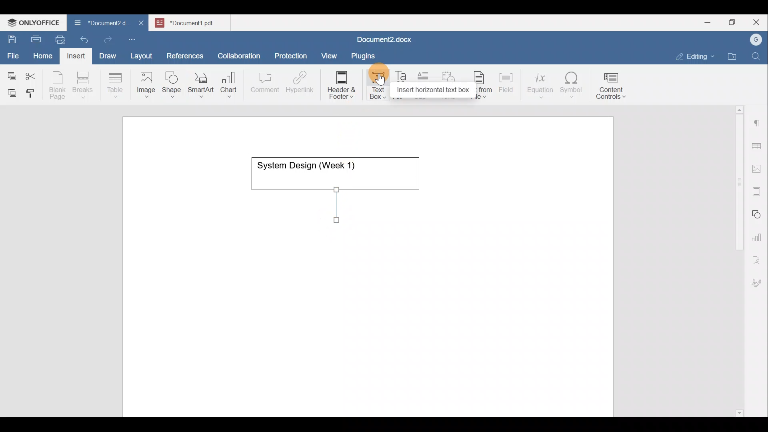  Describe the element at coordinates (194, 22) in the screenshot. I see `Document name` at that location.